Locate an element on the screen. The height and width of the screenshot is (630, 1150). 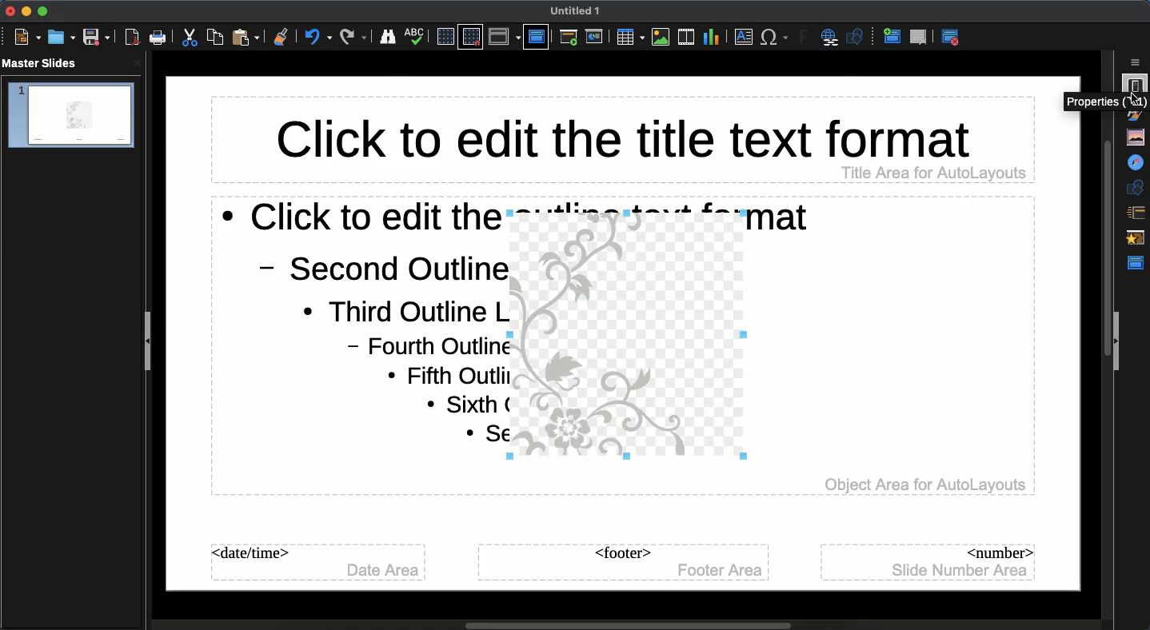
Redo is located at coordinates (353, 37).